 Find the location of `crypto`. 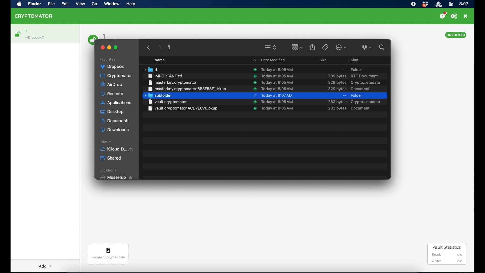

crypto is located at coordinates (366, 83).